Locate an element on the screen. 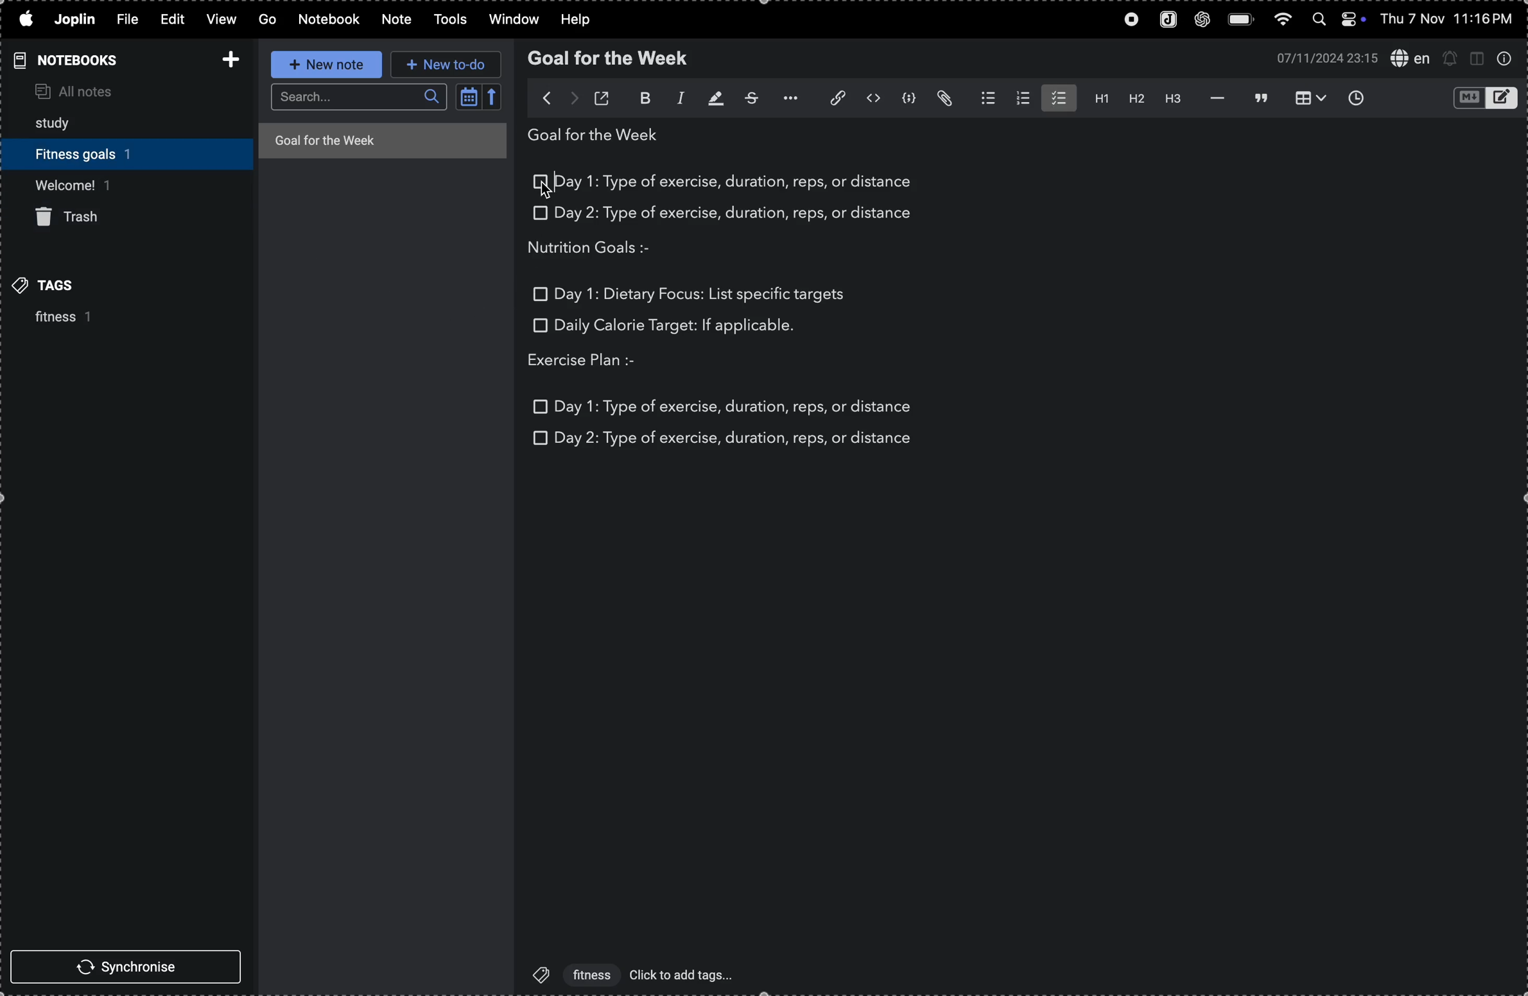 The height and width of the screenshot is (996, 1528). number list is located at coordinates (1020, 98).